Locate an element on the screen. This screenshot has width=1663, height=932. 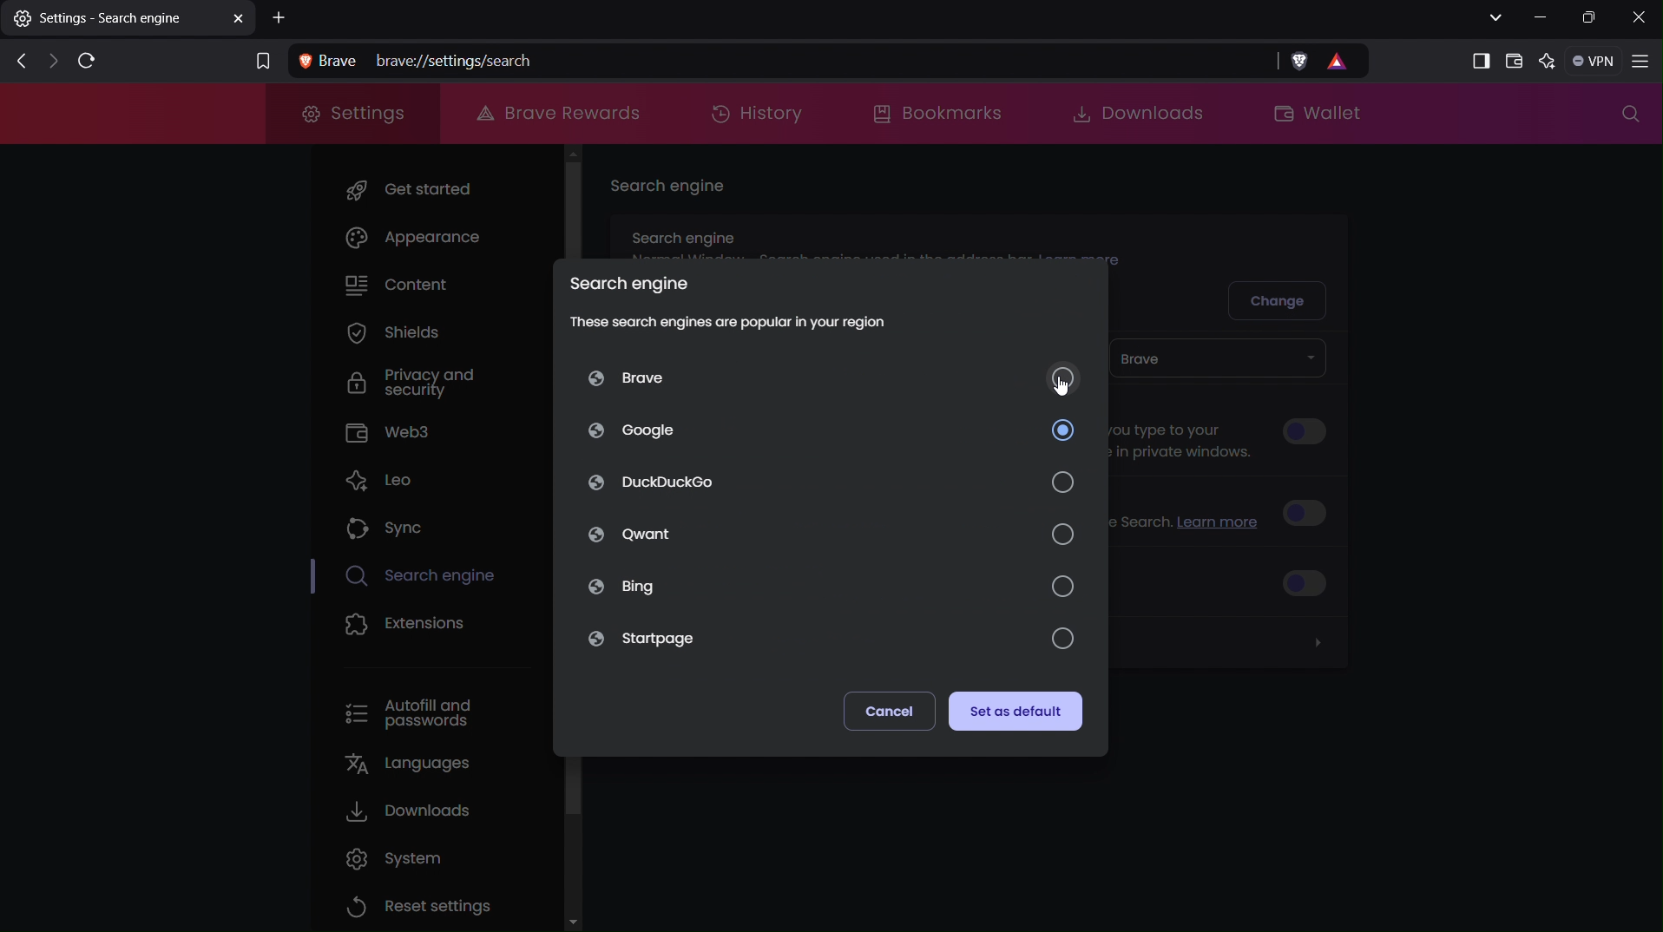
Leo AI is located at coordinates (1550, 62).